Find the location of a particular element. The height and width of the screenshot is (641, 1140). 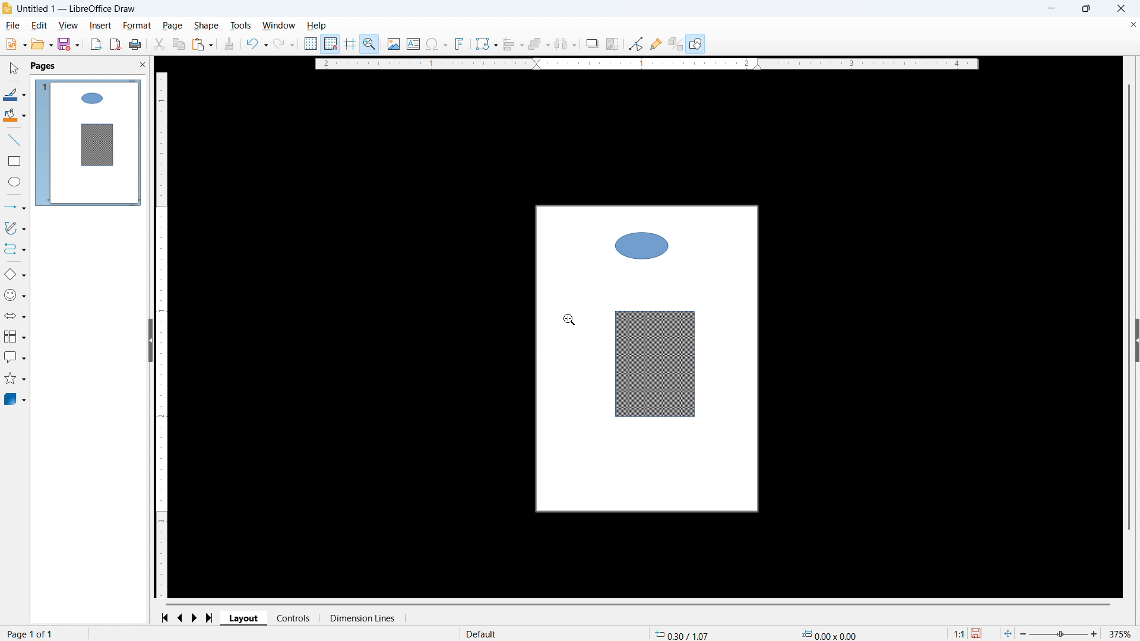

select  is located at coordinates (15, 69).